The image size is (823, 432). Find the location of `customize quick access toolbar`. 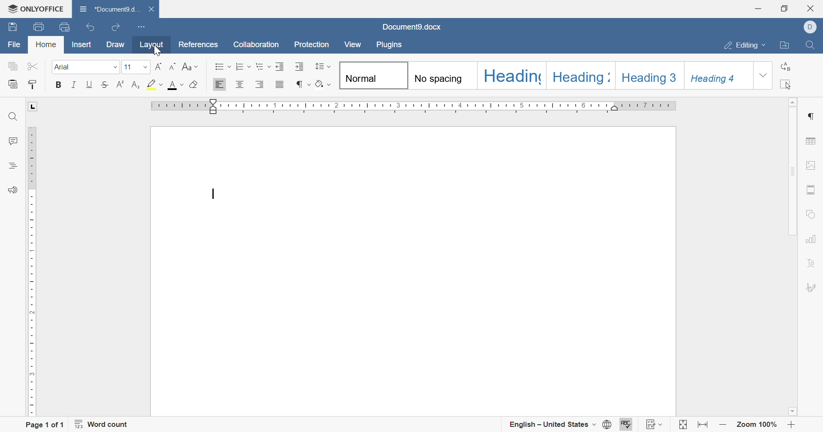

customize quick access toolbar is located at coordinates (139, 26).